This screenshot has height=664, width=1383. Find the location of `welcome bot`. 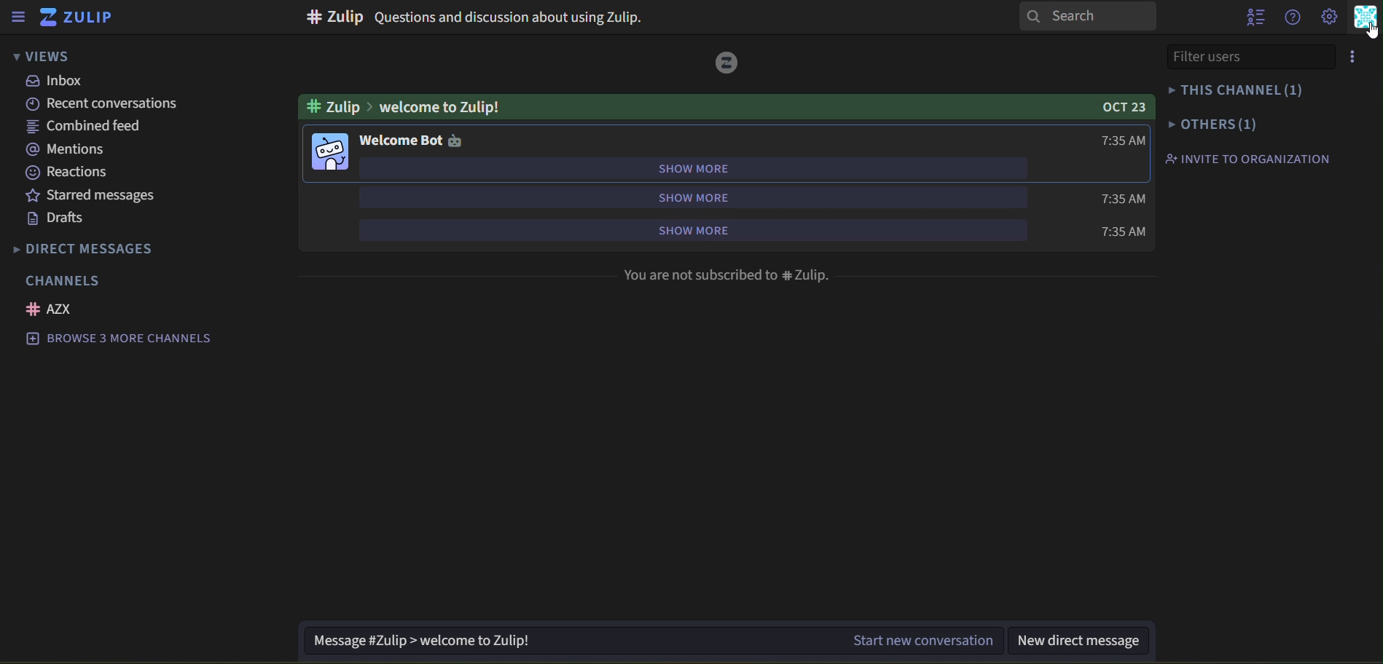

welcome bot is located at coordinates (411, 141).